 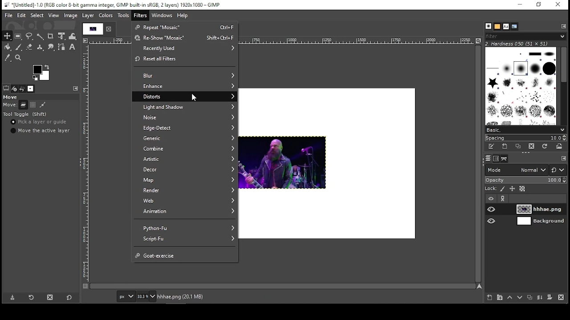 I want to click on images, so click(x=31, y=89).